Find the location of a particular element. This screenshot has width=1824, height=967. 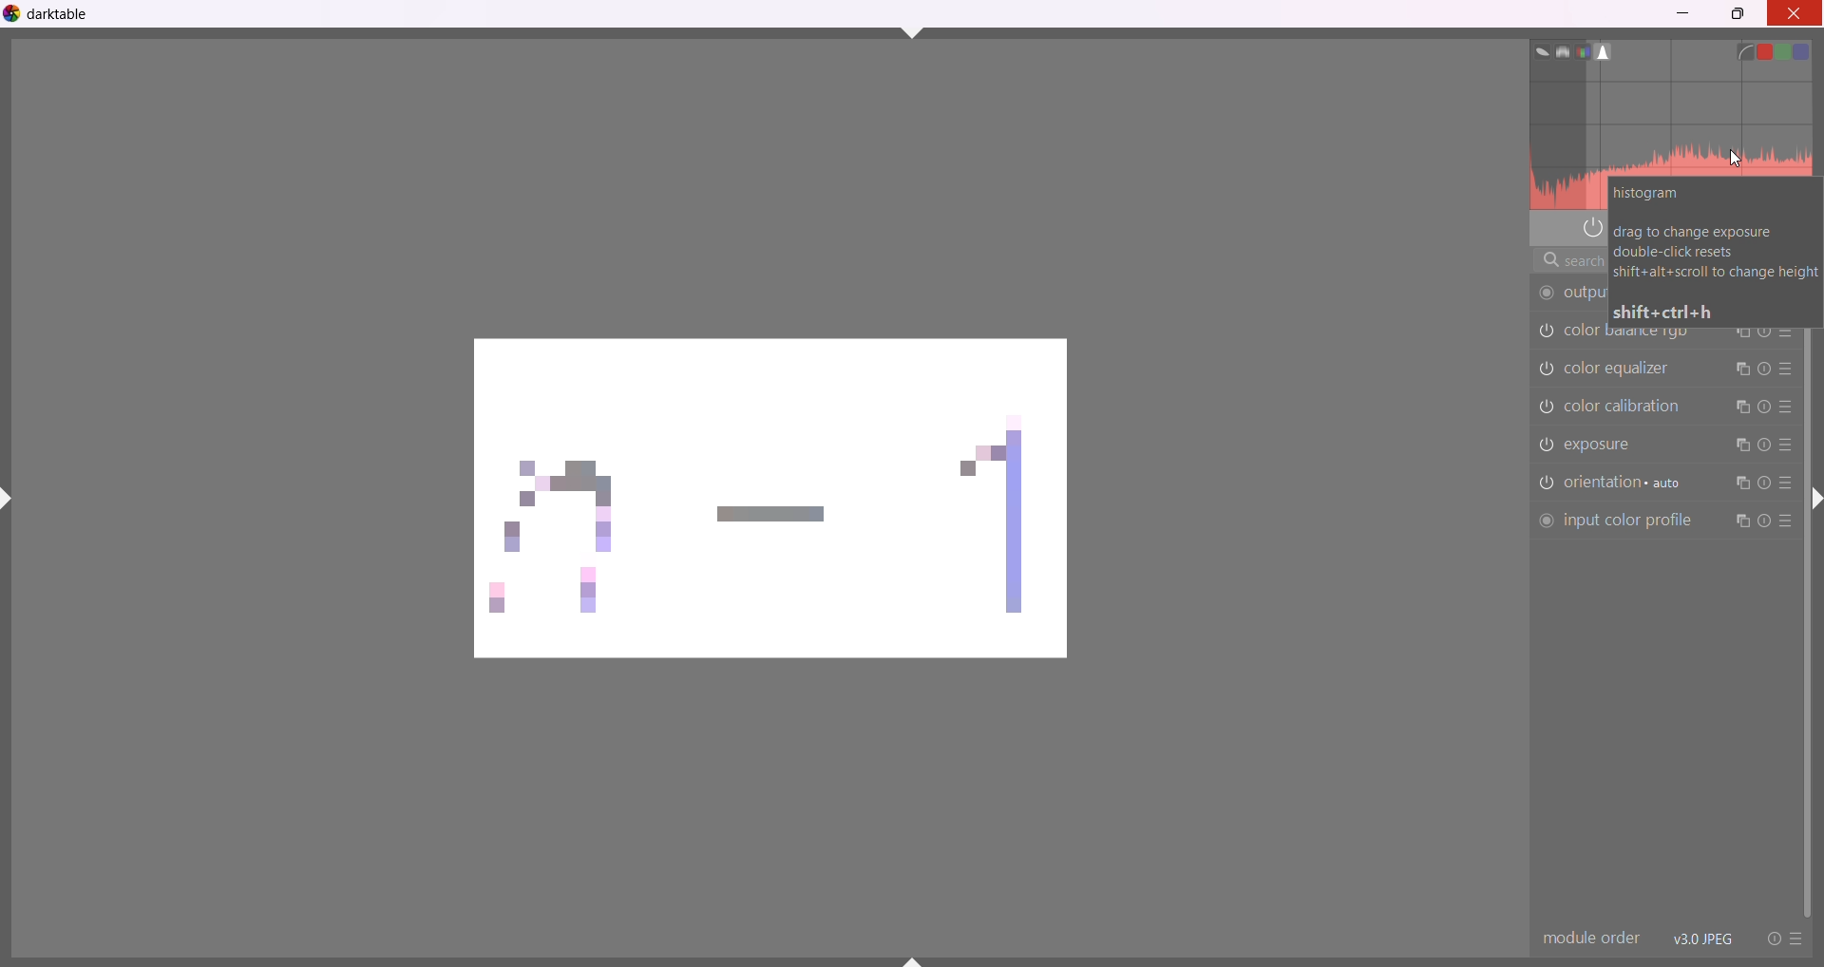

color equalizor is located at coordinates (1624, 367).